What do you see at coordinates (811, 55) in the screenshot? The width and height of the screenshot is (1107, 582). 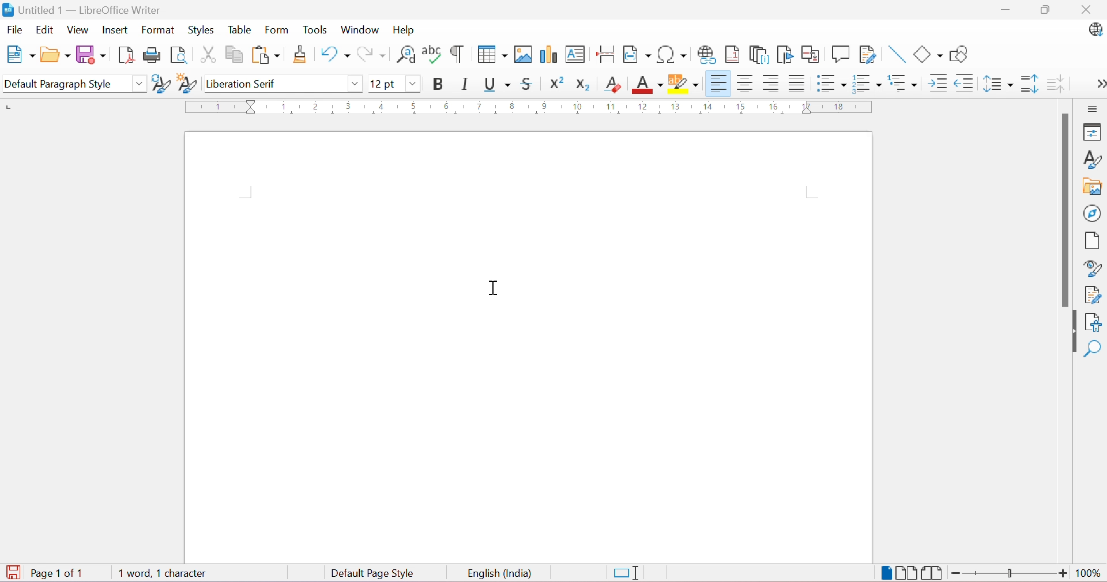 I see `Insert Cross-reference` at bounding box center [811, 55].